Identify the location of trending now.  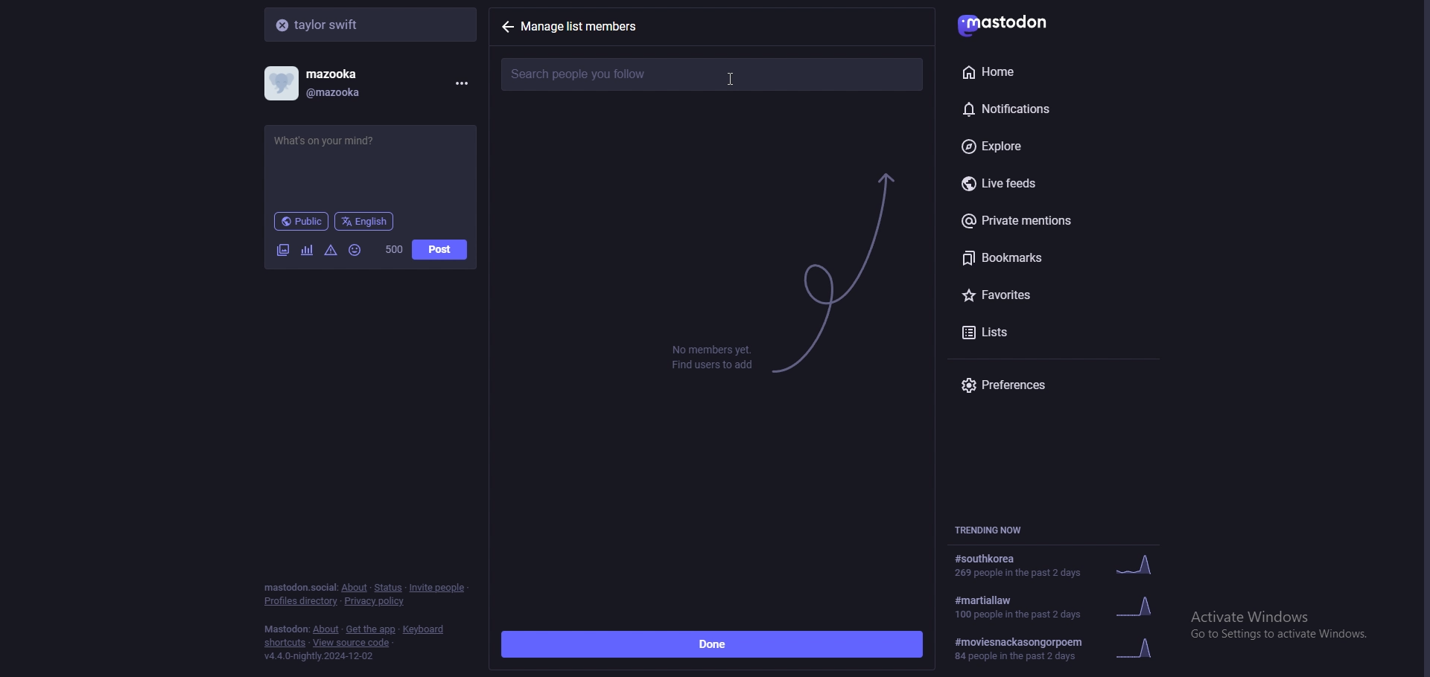
(997, 530).